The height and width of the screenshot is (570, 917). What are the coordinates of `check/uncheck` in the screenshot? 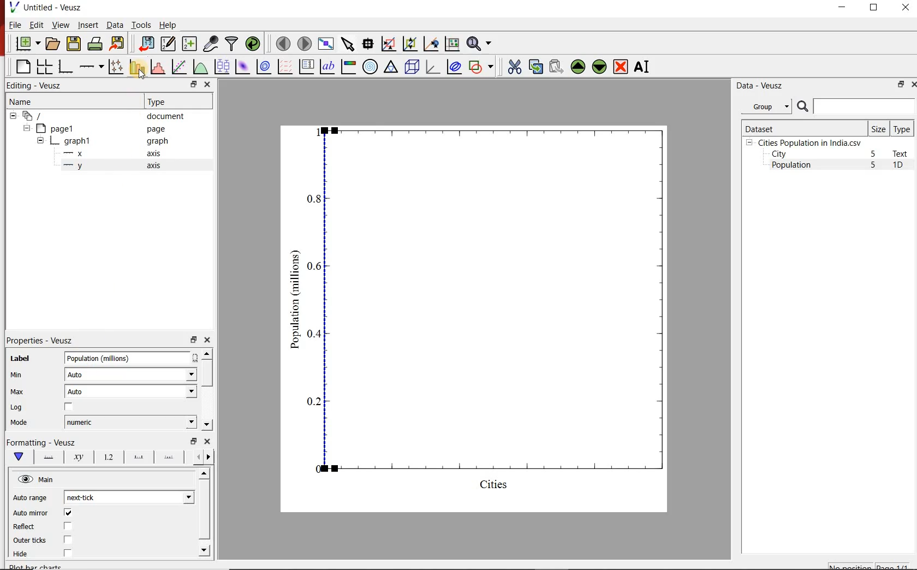 It's located at (68, 526).